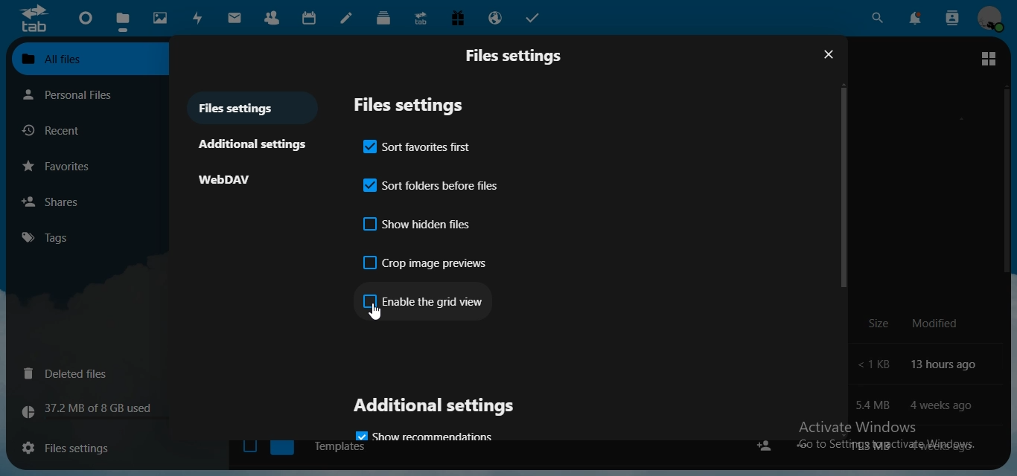 This screenshot has height=476, width=1017. I want to click on show hidden files, so click(419, 225).